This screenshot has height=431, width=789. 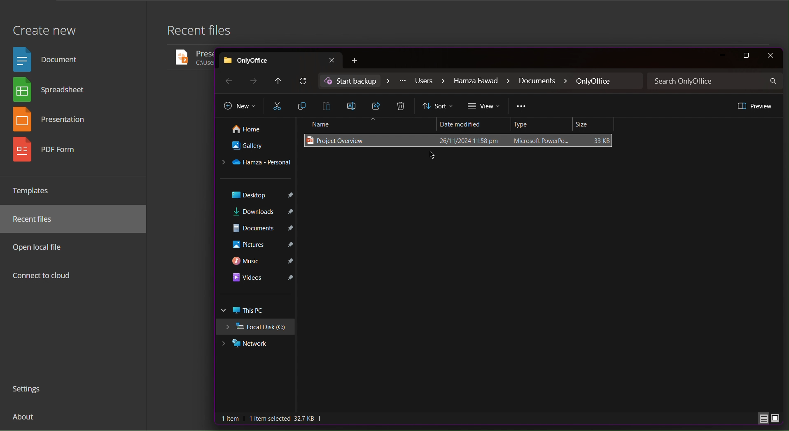 What do you see at coordinates (368, 124) in the screenshot?
I see `Name` at bounding box center [368, 124].